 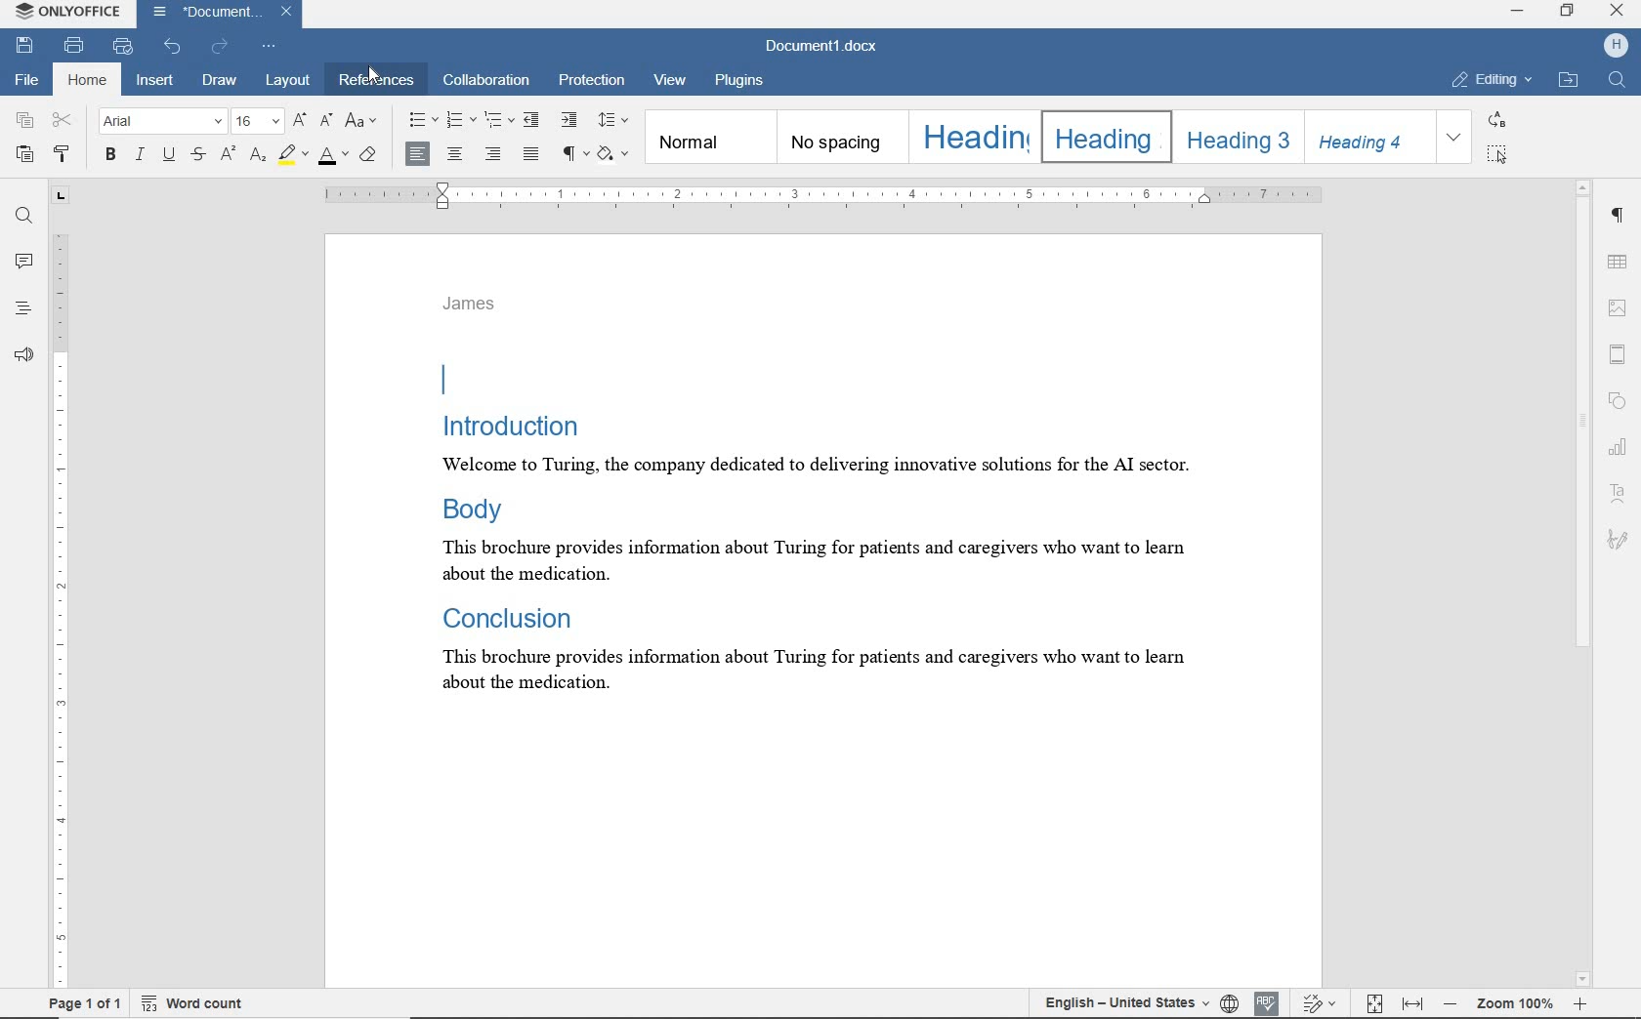 What do you see at coordinates (532, 155) in the screenshot?
I see `justified` at bounding box center [532, 155].